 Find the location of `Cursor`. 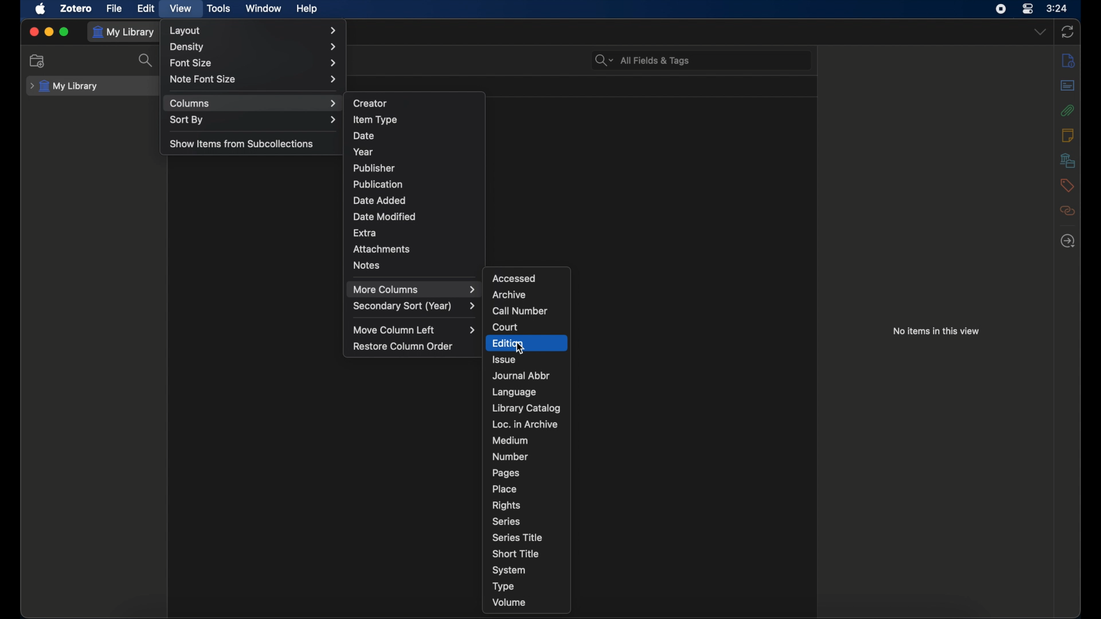

Cursor is located at coordinates (518, 349).